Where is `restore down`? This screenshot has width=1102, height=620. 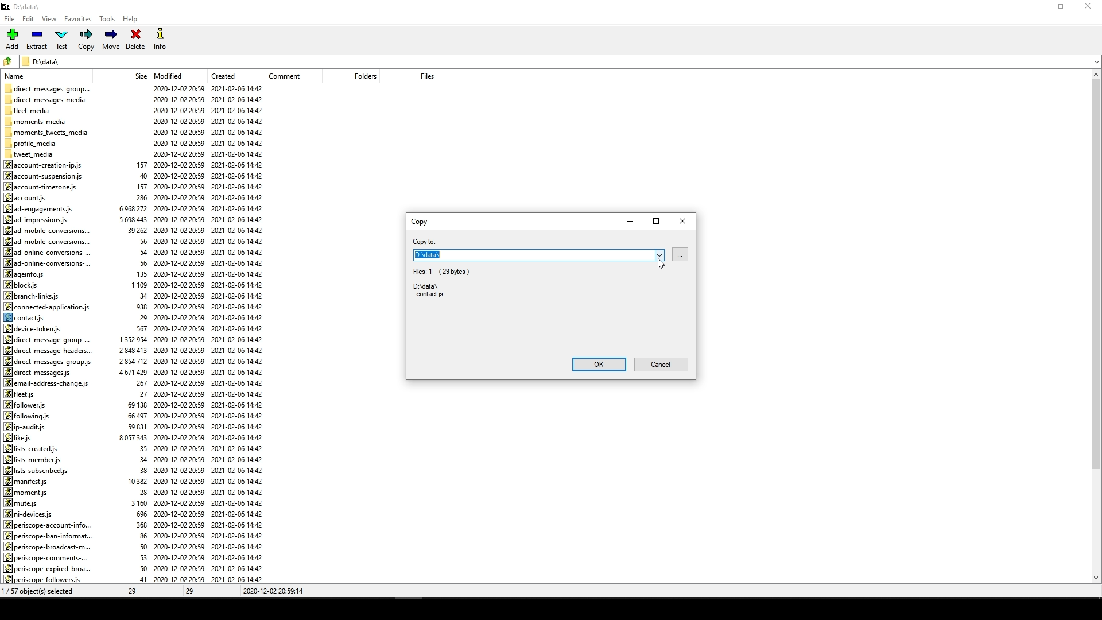
restore down is located at coordinates (1065, 7).